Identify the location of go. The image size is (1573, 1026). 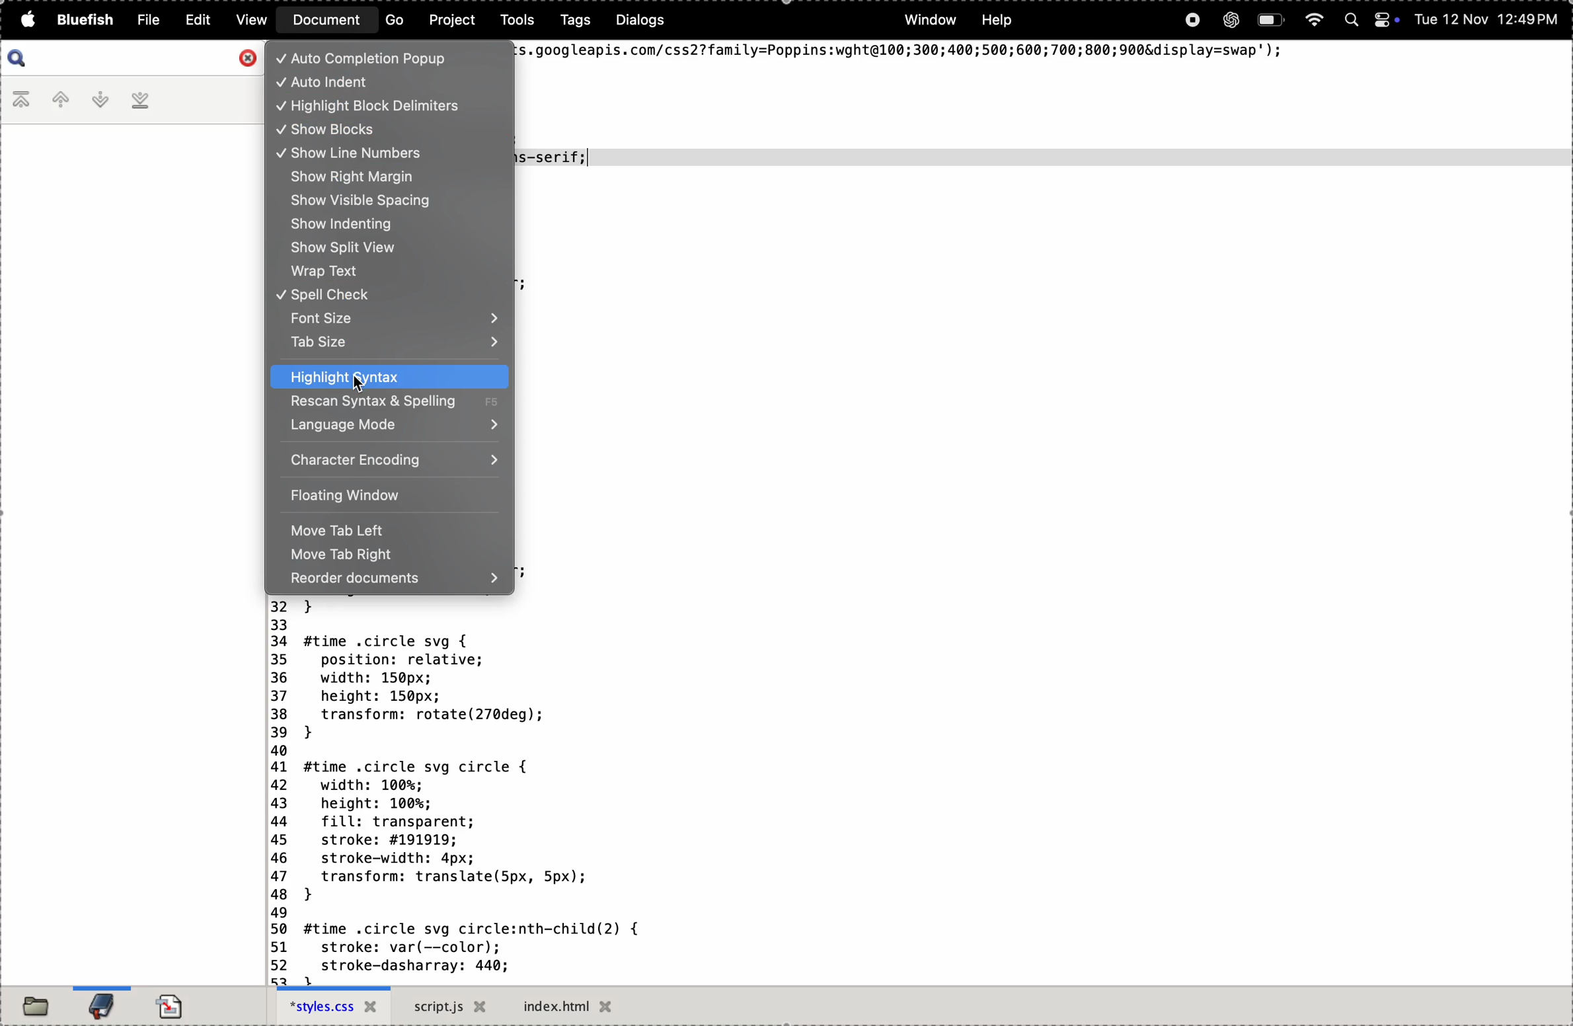
(390, 22).